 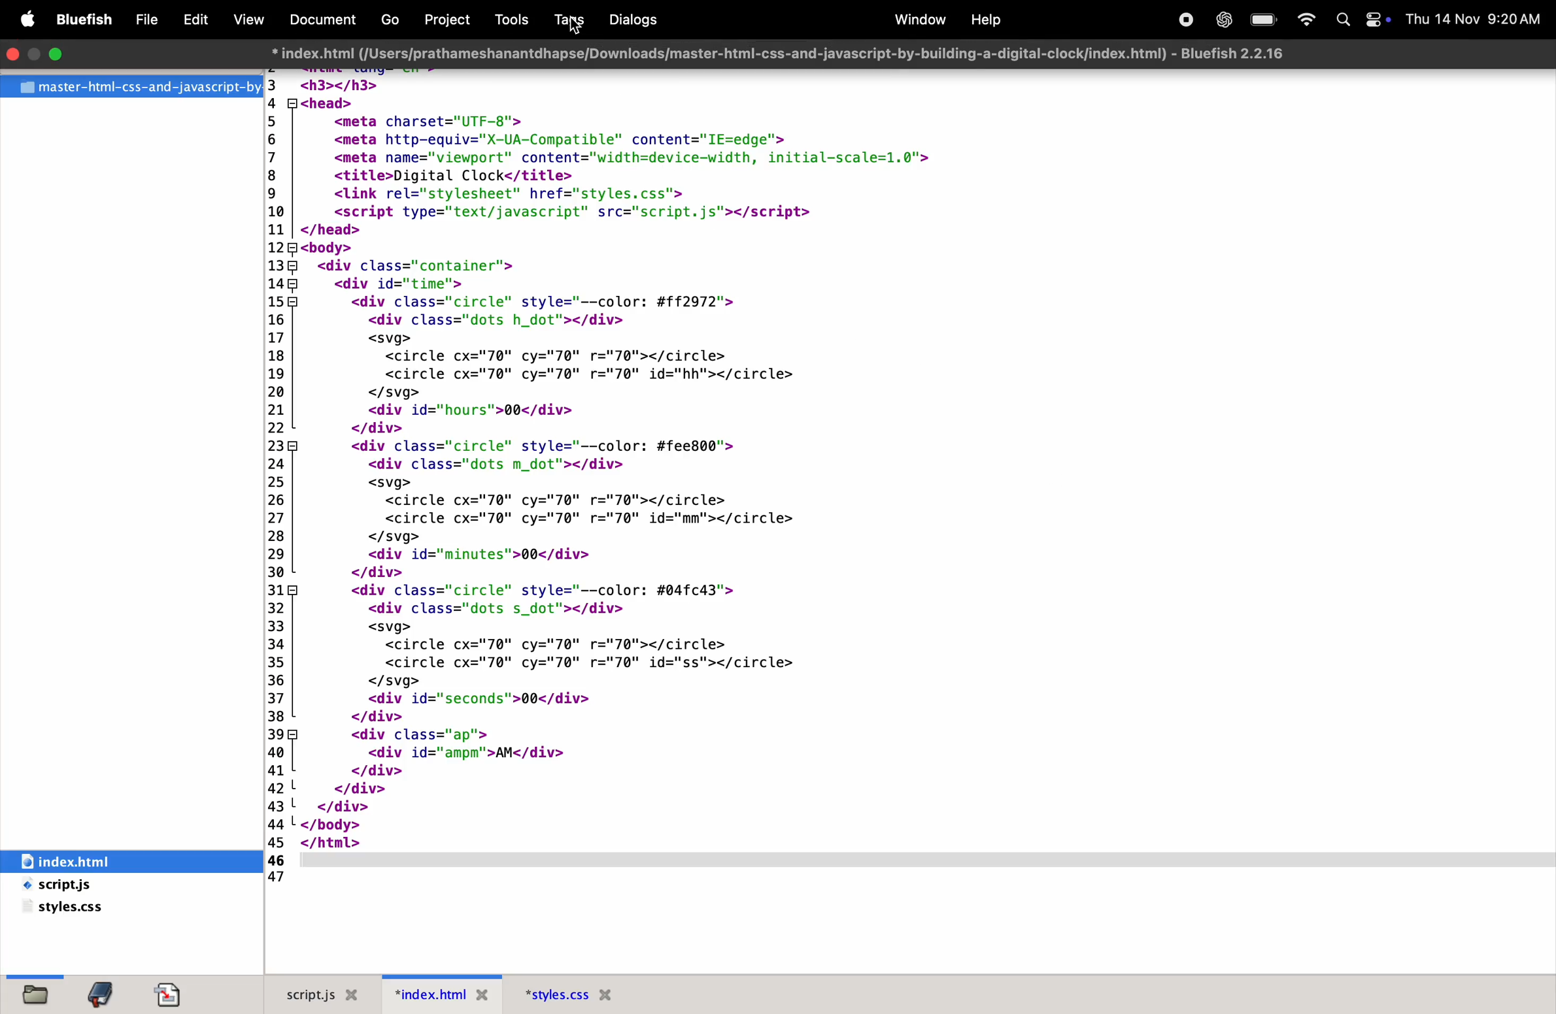 I want to click on cursor, so click(x=575, y=26).